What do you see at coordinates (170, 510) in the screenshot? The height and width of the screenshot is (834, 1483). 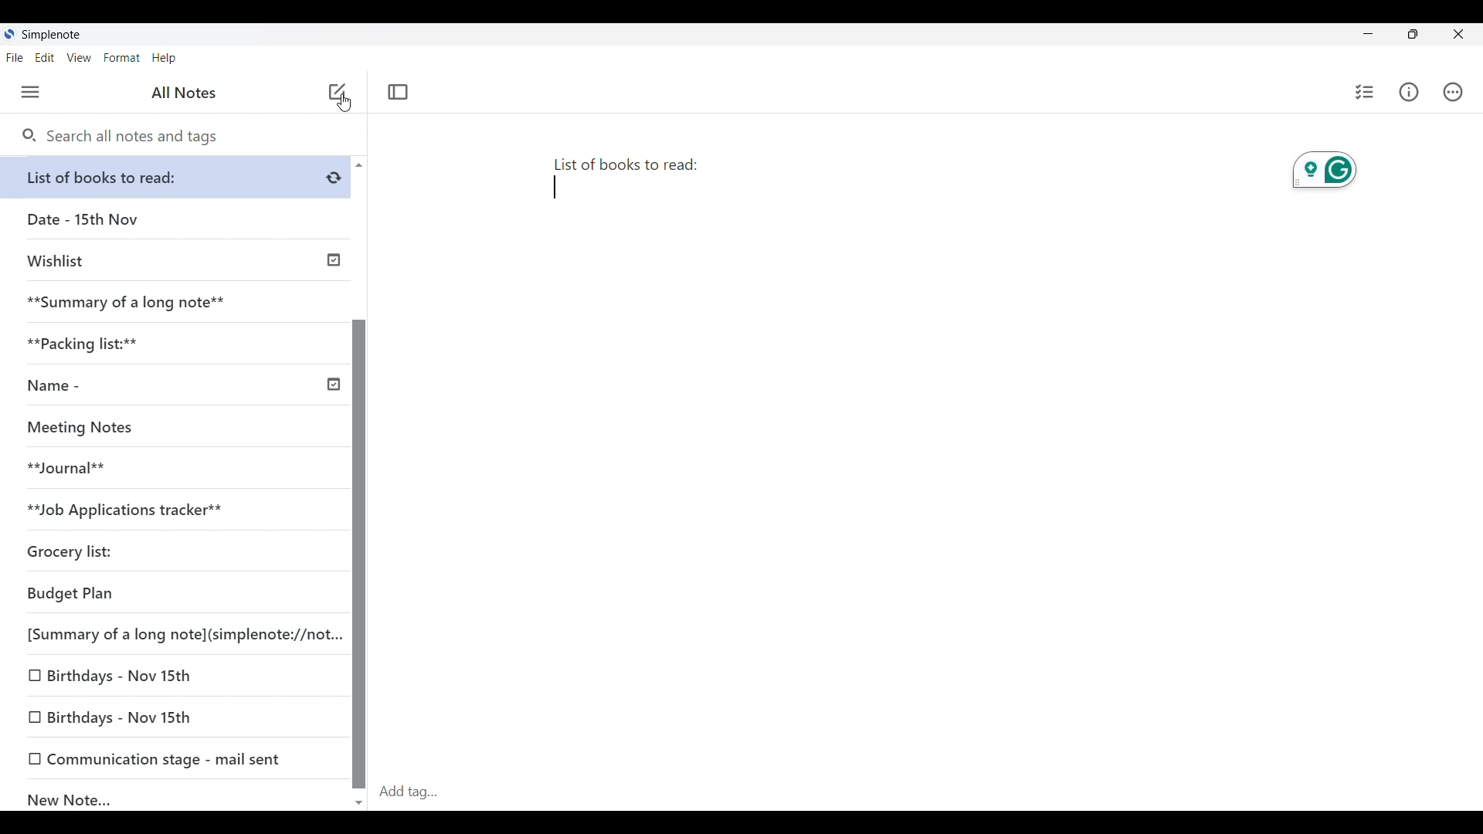 I see `**Job Applications tracker**` at bounding box center [170, 510].